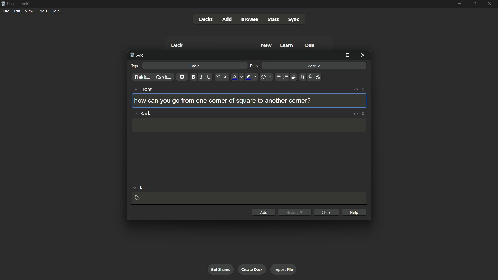 The height and width of the screenshot is (280, 498). What do you see at coordinates (474, 4) in the screenshot?
I see `maximize` at bounding box center [474, 4].